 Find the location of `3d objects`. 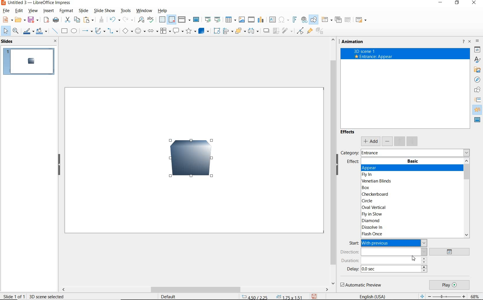

3d objects is located at coordinates (204, 31).